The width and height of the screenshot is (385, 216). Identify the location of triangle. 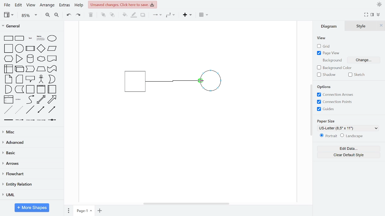
(20, 58).